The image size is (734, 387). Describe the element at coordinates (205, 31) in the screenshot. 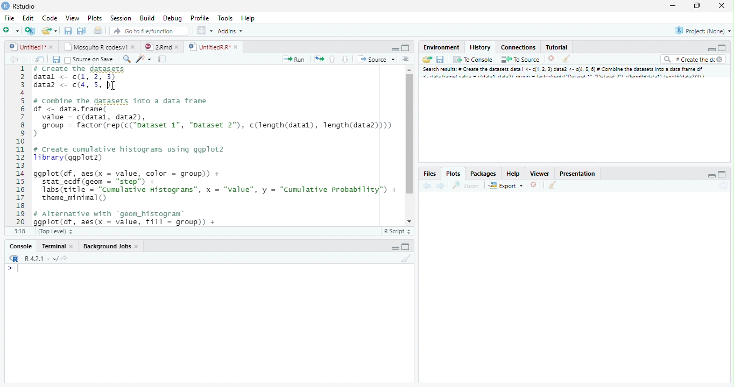

I see `Workspace pane` at that location.